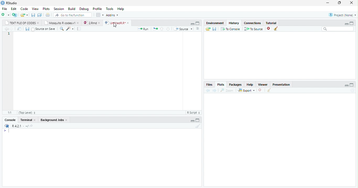 Image resolution: width=358 pixels, height=188 pixels. Describe the element at coordinates (100, 23) in the screenshot. I see `close` at that location.